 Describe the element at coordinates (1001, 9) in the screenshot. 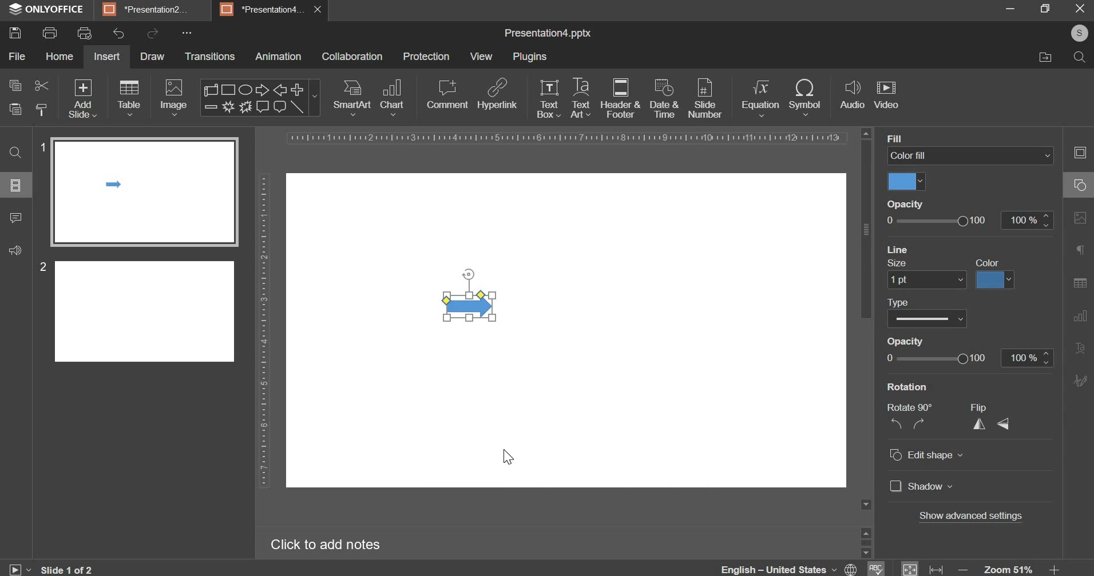

I see `minimise` at that location.